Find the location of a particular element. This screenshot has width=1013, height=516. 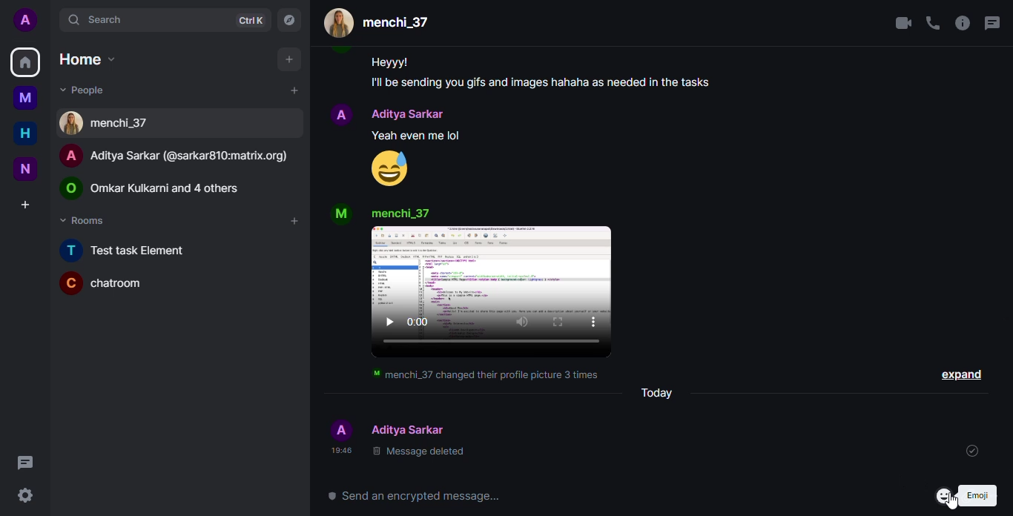

navigator is located at coordinates (288, 20).